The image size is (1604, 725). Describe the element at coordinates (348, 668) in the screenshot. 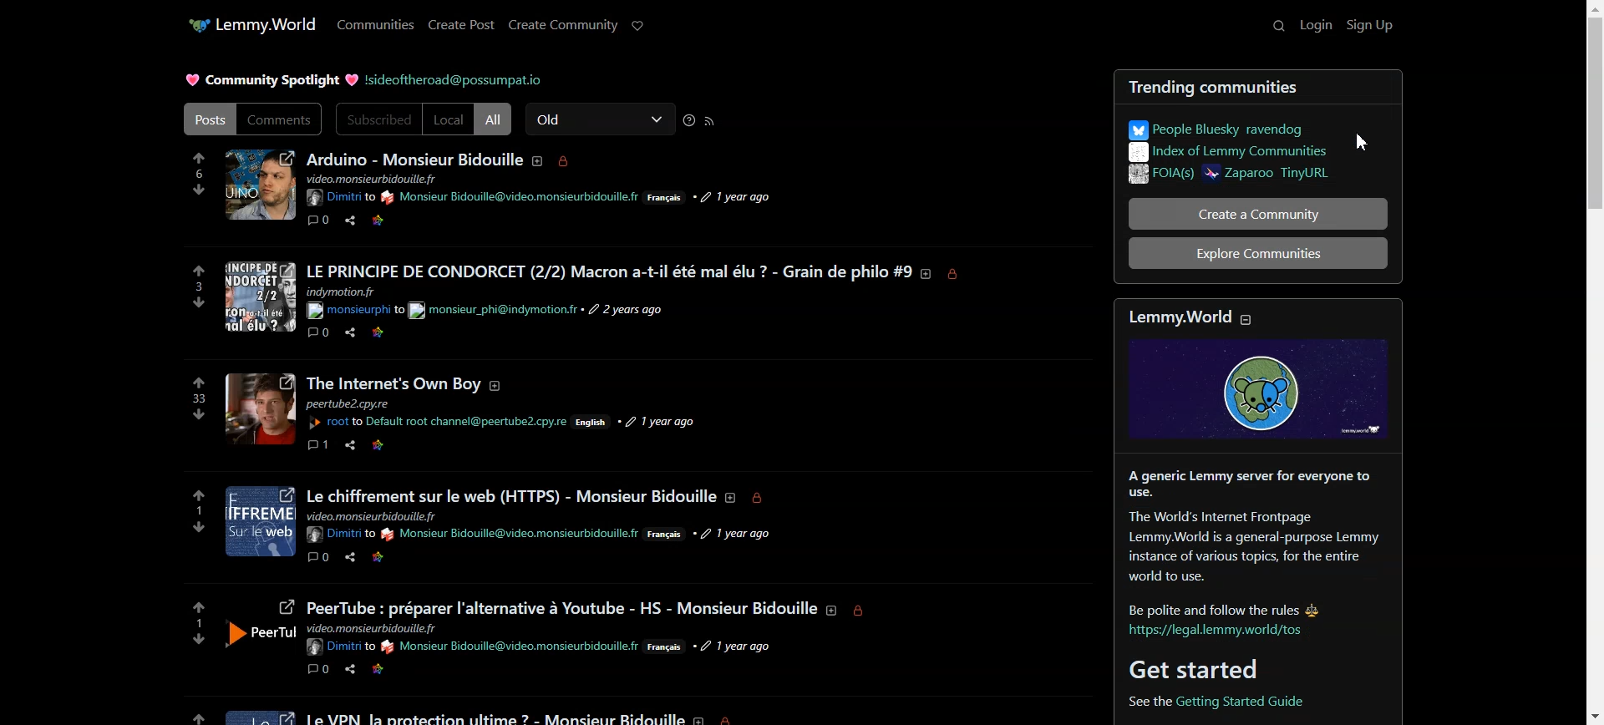

I see `share` at that location.